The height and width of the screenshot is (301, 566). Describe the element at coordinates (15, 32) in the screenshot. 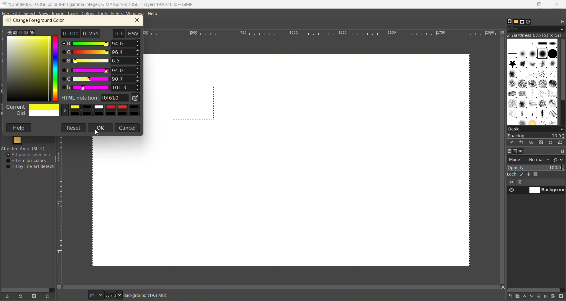

I see `cmyk` at that location.